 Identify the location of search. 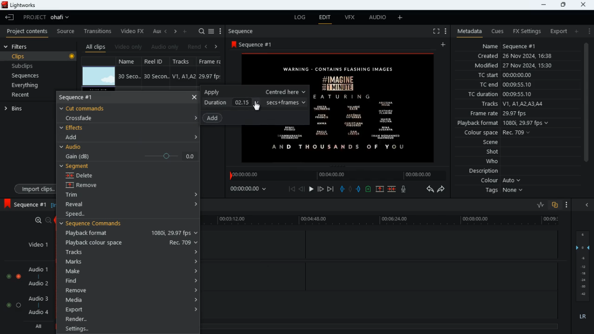
(201, 32).